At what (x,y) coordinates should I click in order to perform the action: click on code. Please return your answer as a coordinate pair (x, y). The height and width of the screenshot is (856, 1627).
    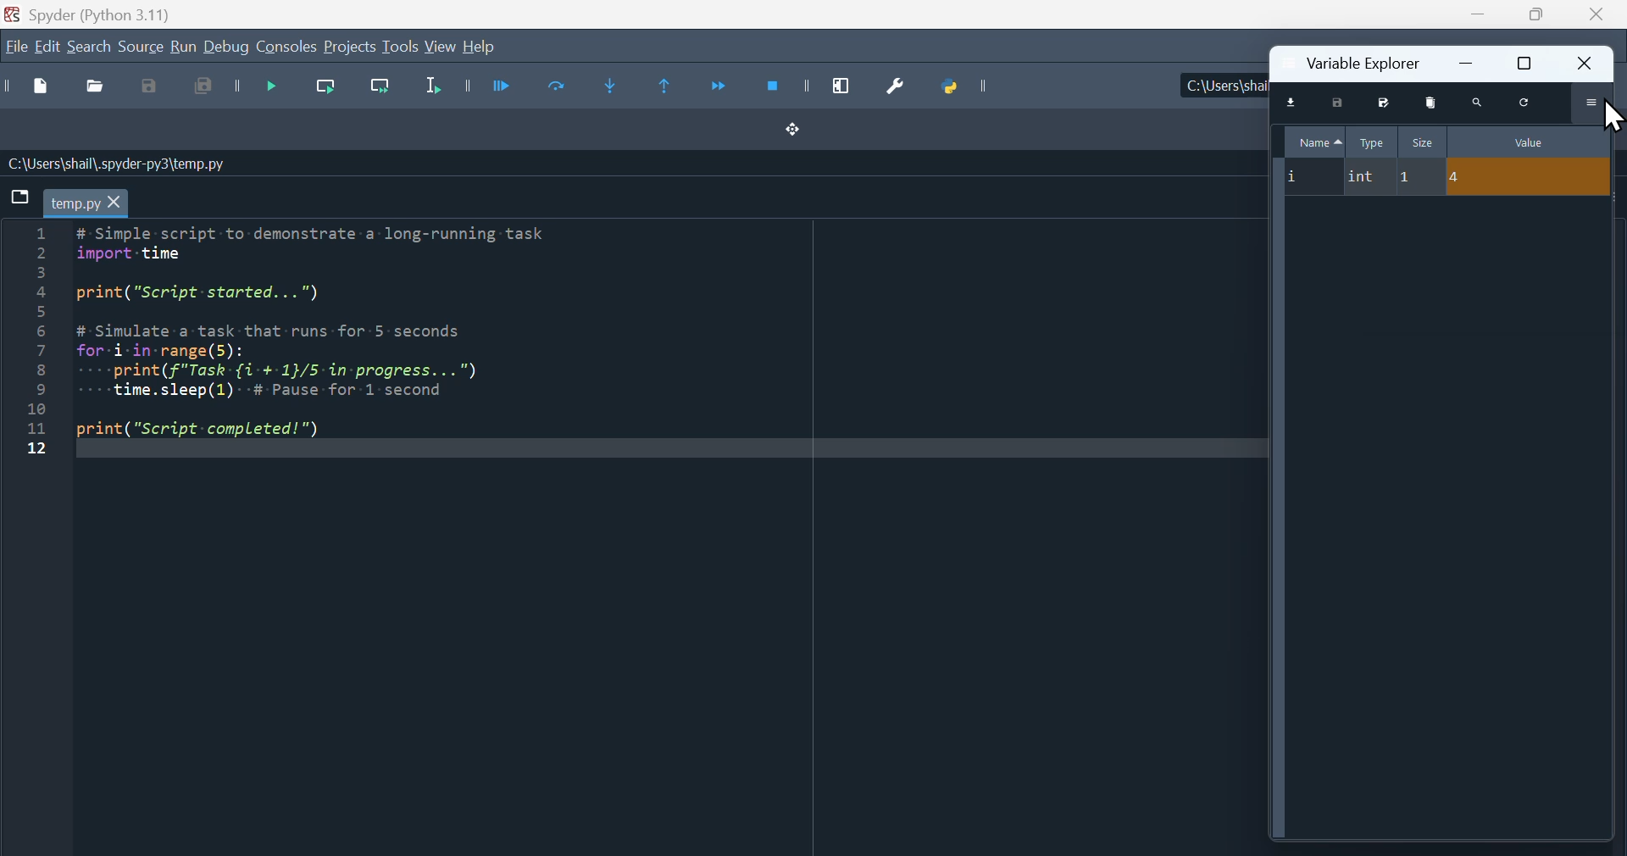
    Looking at the image, I should click on (332, 339).